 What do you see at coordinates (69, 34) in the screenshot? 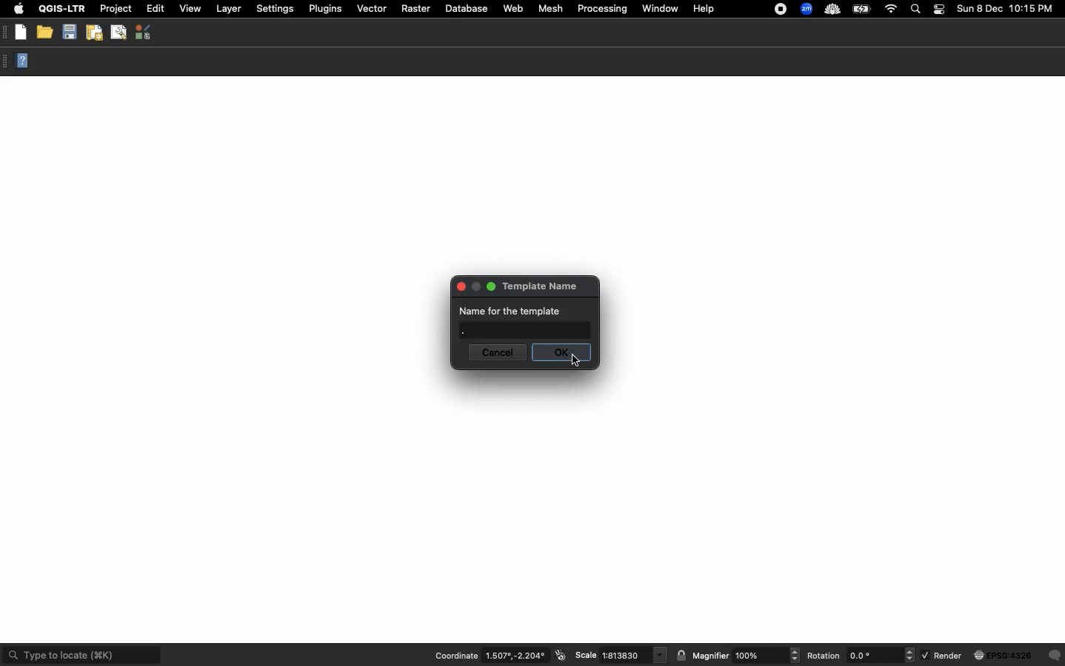
I see `Save` at bounding box center [69, 34].